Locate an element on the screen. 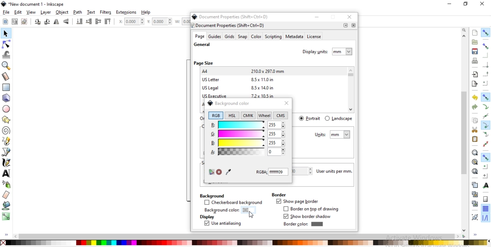 This screenshot has height=247, width=491. b is located at coordinates (247, 143).